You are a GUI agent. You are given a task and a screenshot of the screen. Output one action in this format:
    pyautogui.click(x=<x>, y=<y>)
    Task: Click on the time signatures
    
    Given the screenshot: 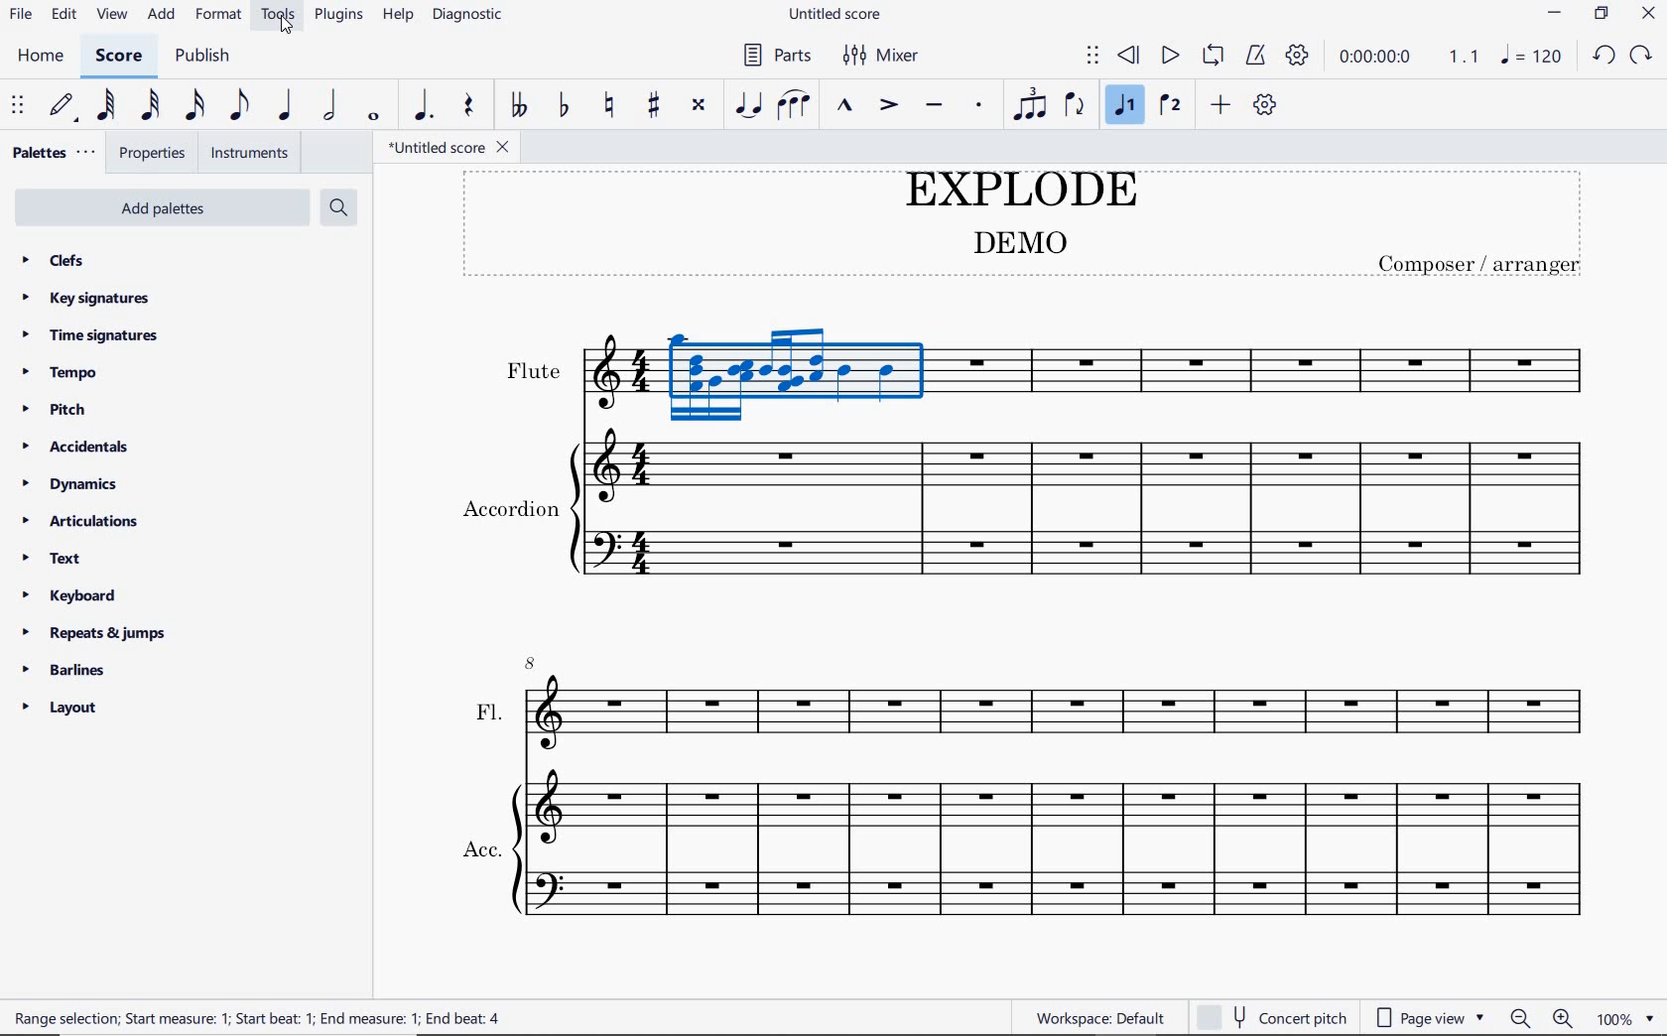 What is the action you would take?
    pyautogui.click(x=95, y=335)
    